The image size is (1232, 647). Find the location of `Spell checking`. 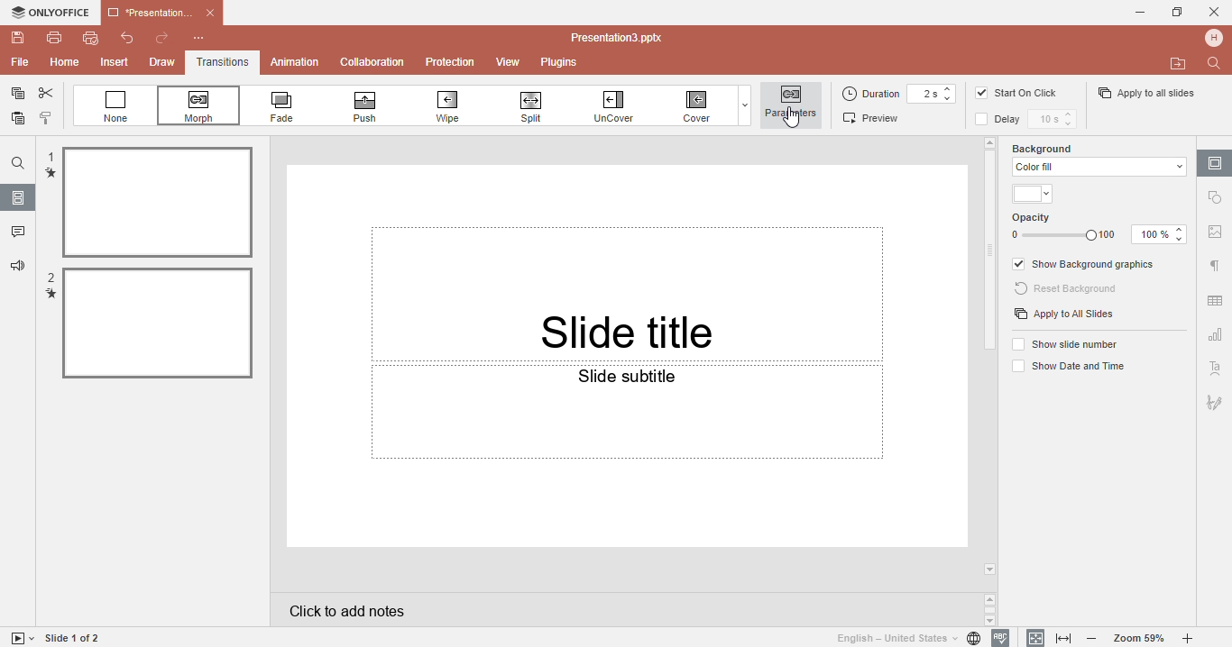

Spell checking is located at coordinates (1001, 638).